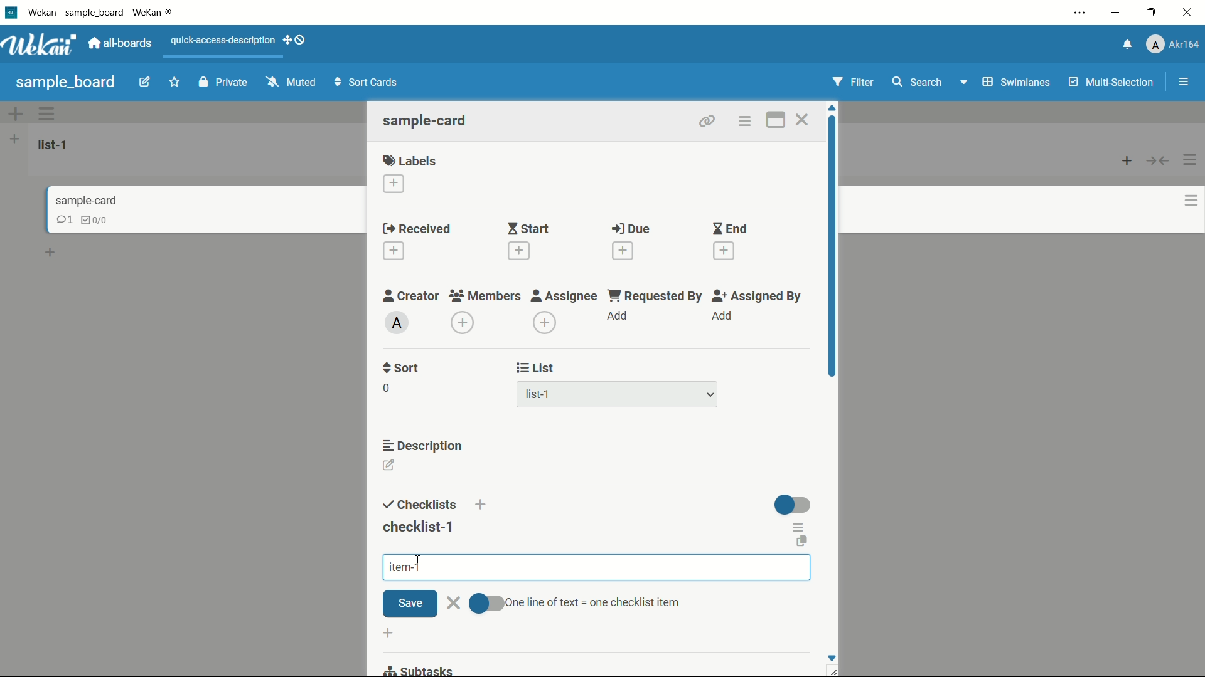 The image size is (1205, 677). Describe the element at coordinates (832, 107) in the screenshot. I see `scroll up` at that location.